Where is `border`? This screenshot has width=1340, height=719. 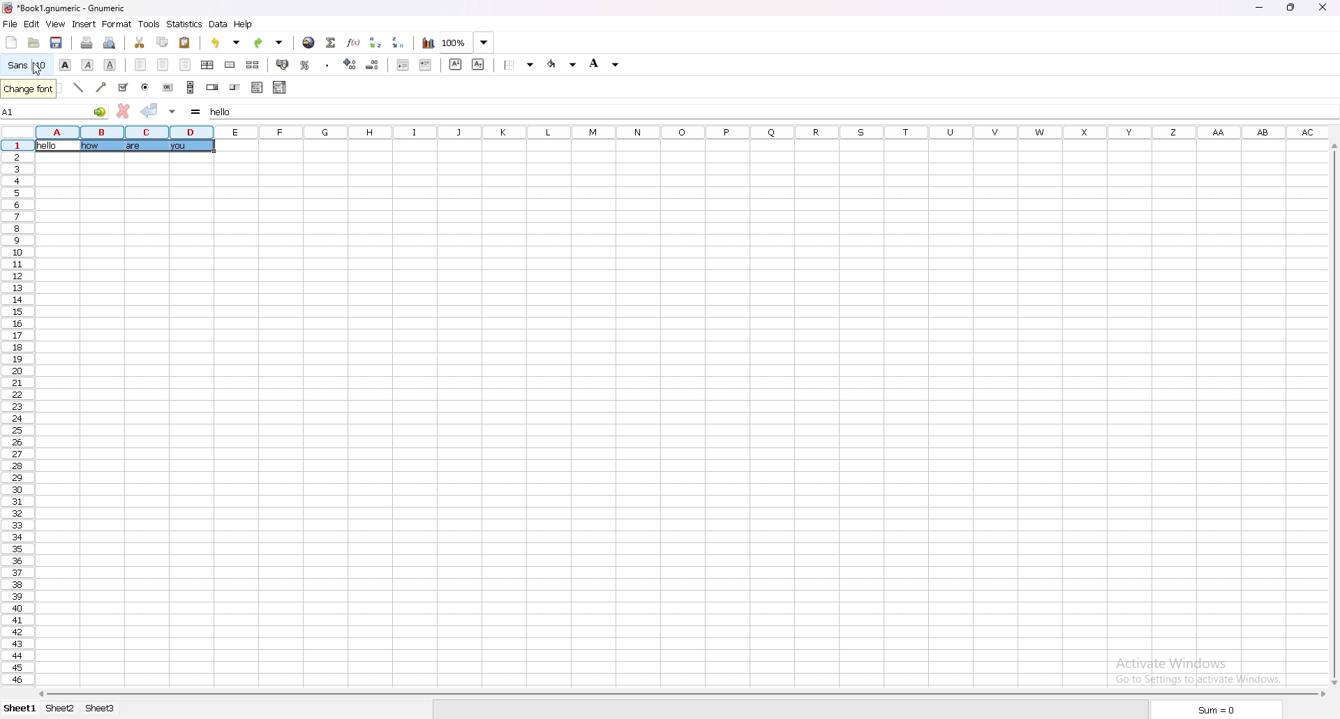
border is located at coordinates (519, 65).